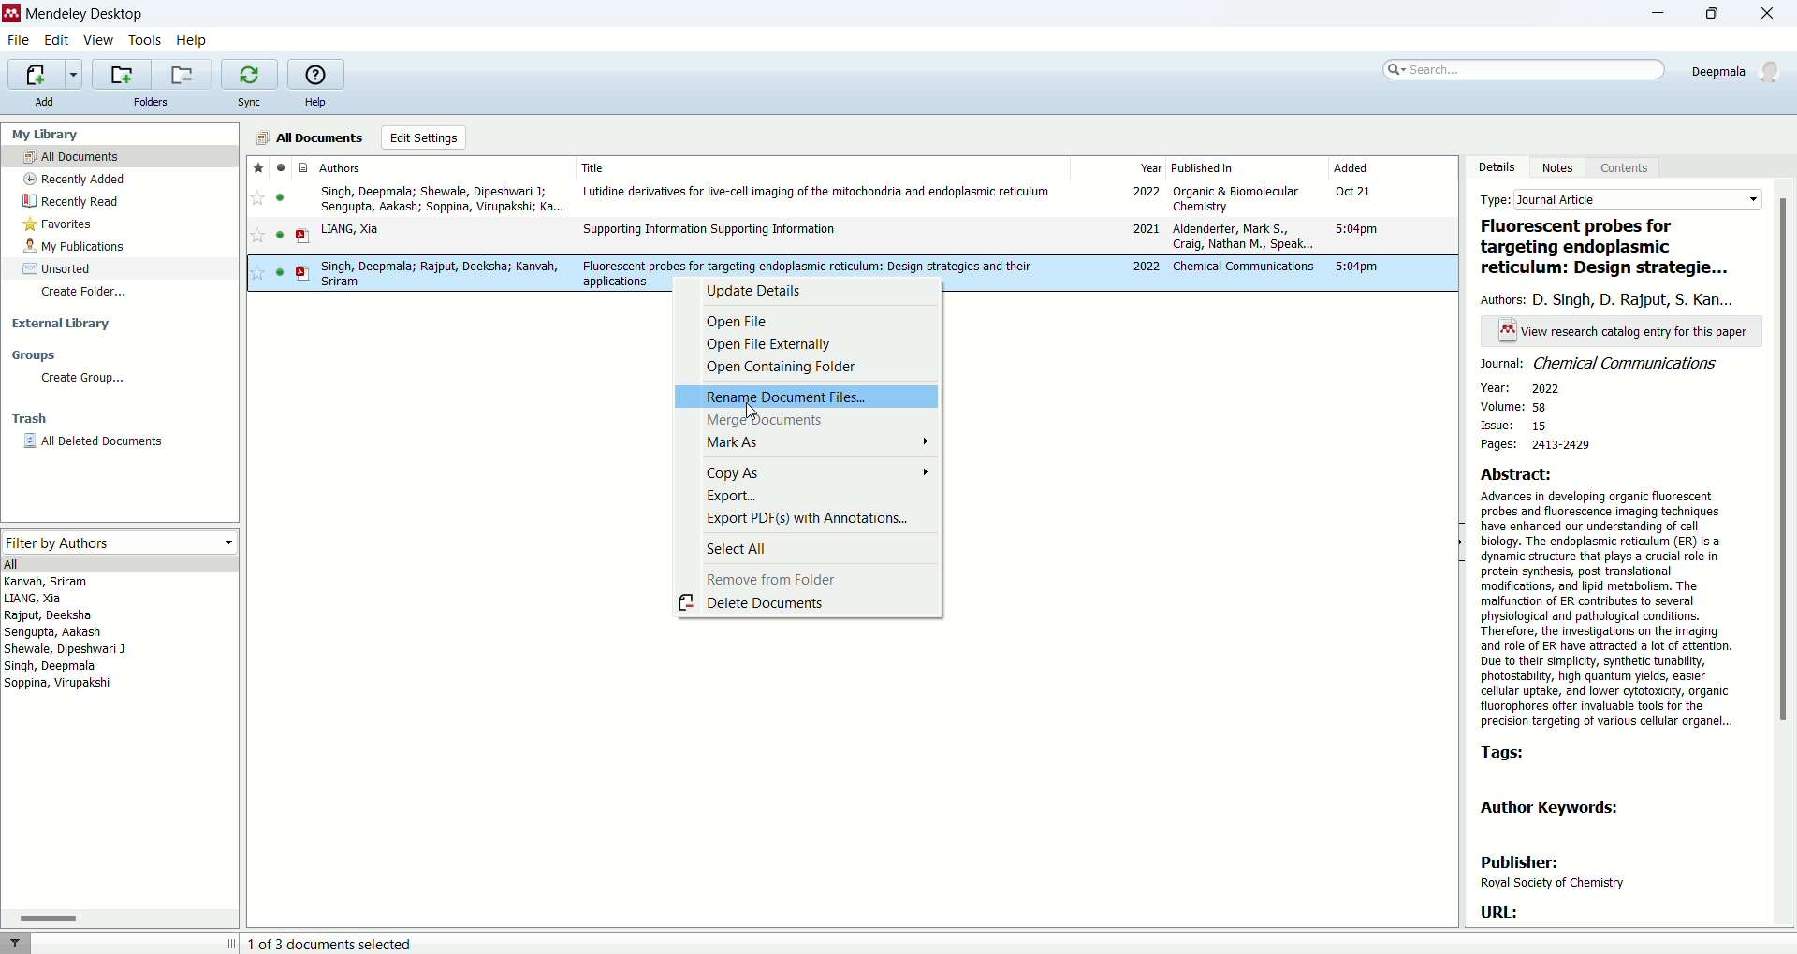  I want to click on Supporting Information Supporting Information, so click(710, 230).